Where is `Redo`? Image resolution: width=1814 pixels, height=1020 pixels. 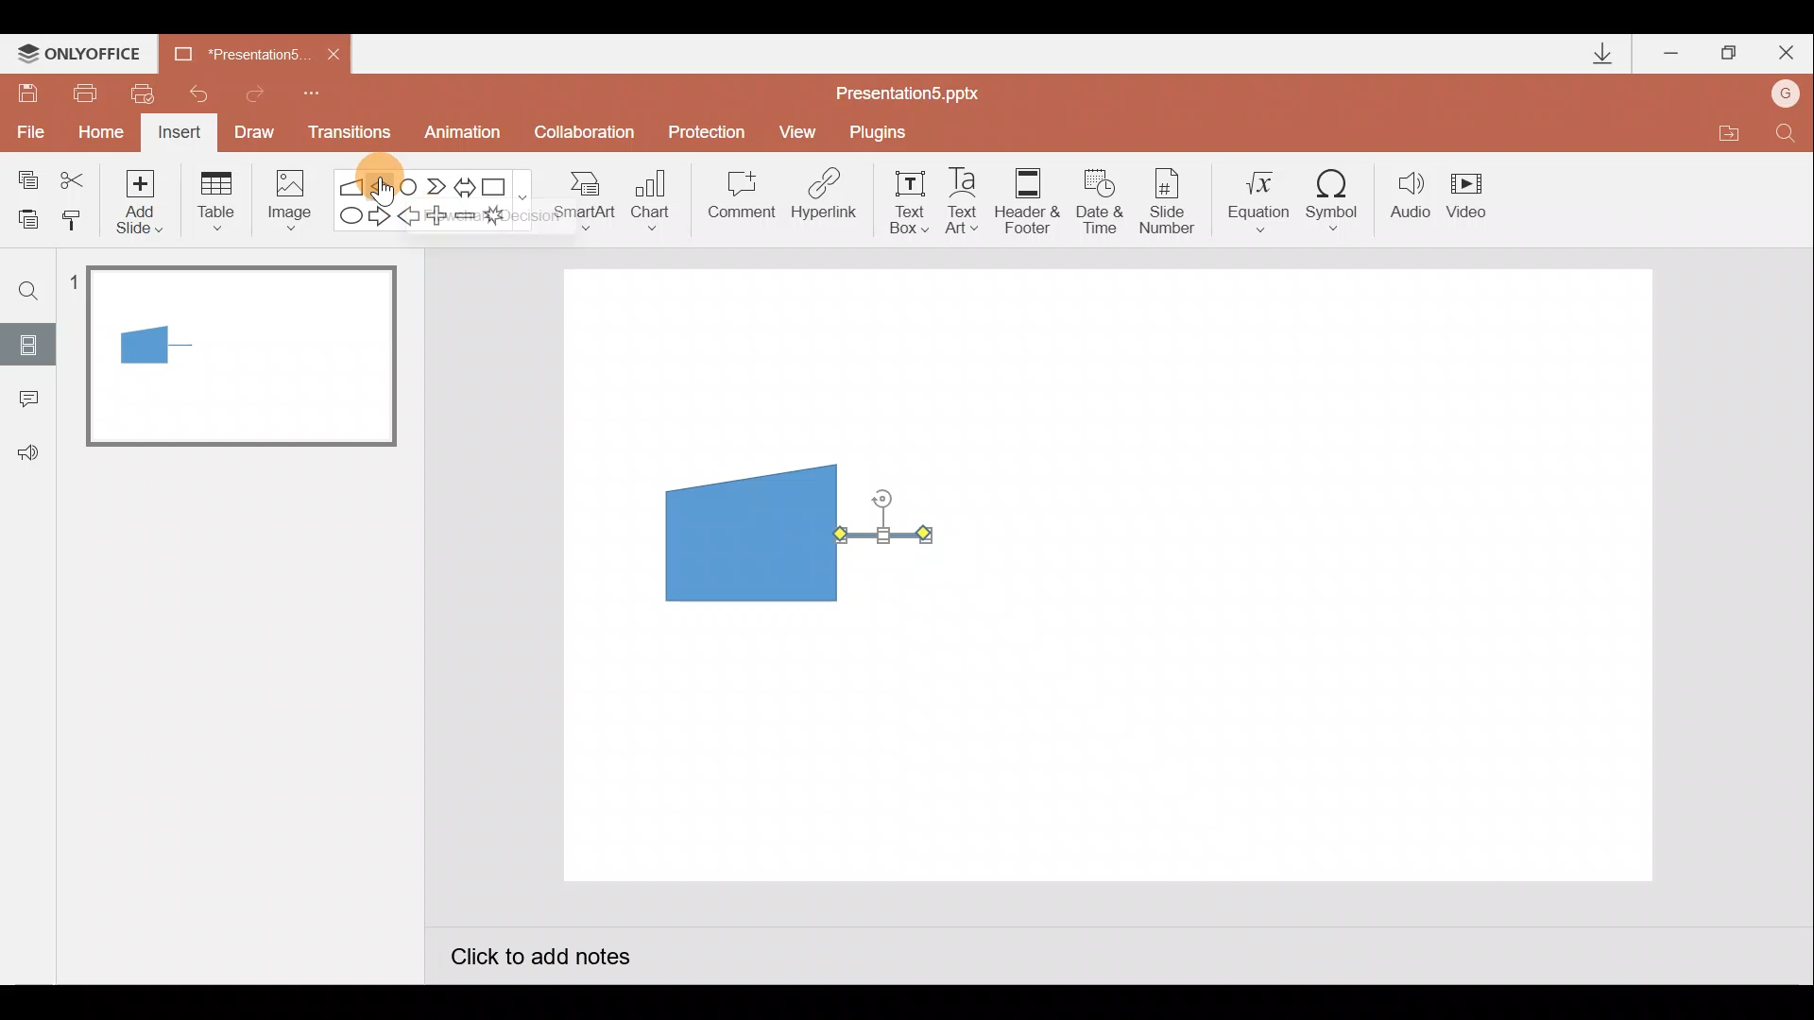
Redo is located at coordinates (256, 91).